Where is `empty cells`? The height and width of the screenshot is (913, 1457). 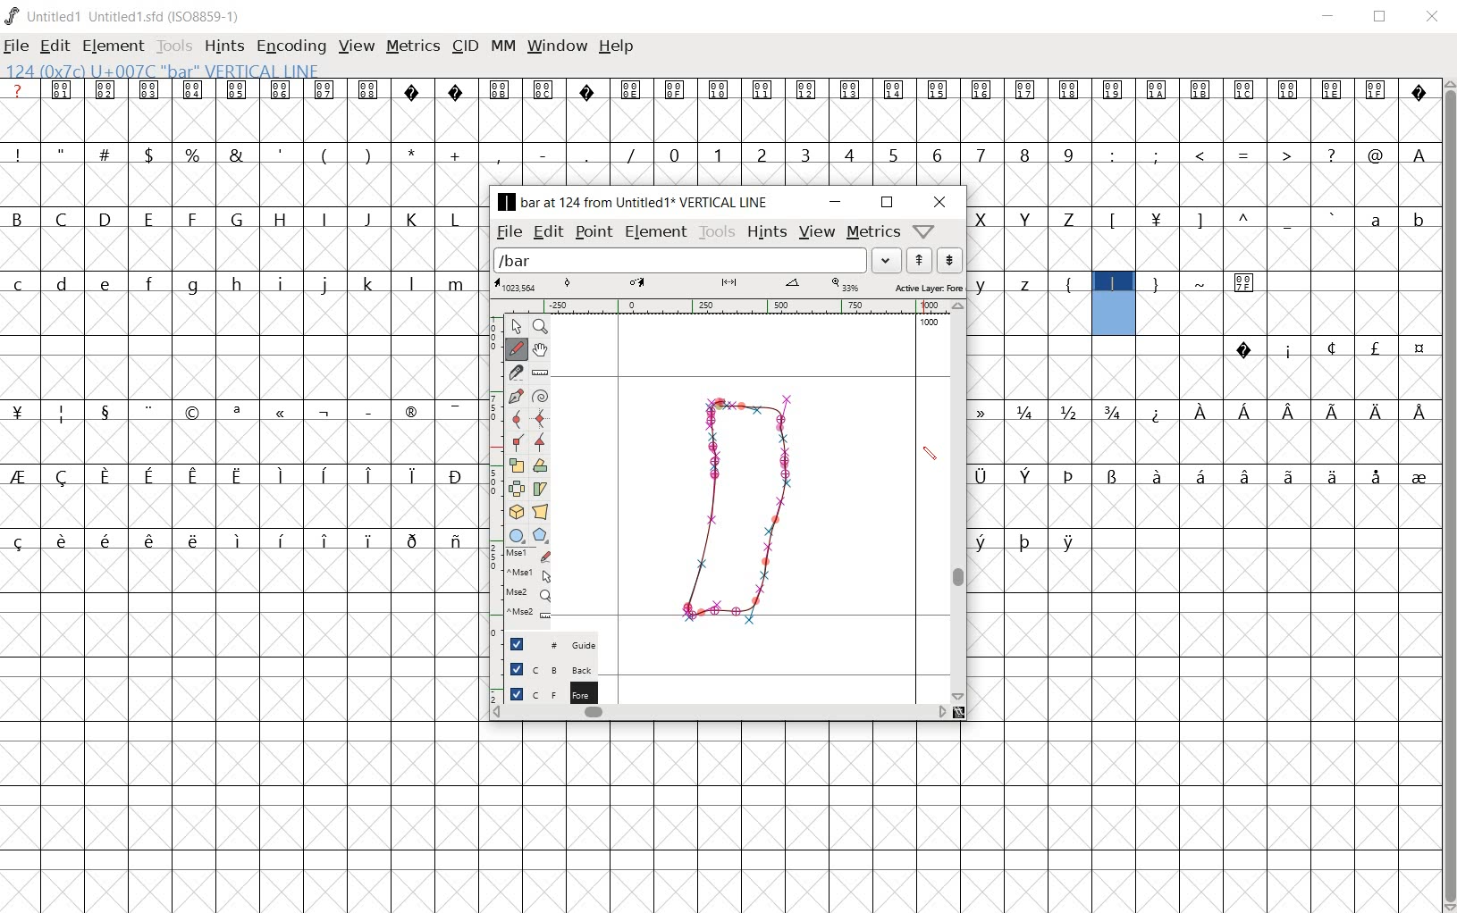
empty cells is located at coordinates (1204, 379).